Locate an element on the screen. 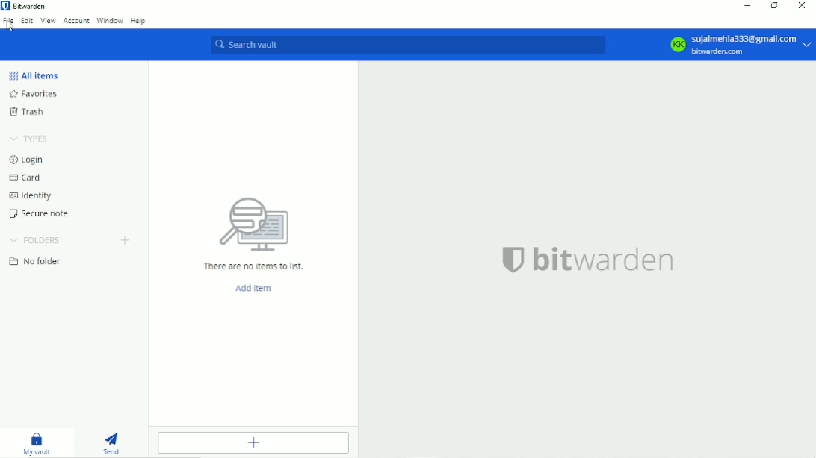  Identity is located at coordinates (38, 194).